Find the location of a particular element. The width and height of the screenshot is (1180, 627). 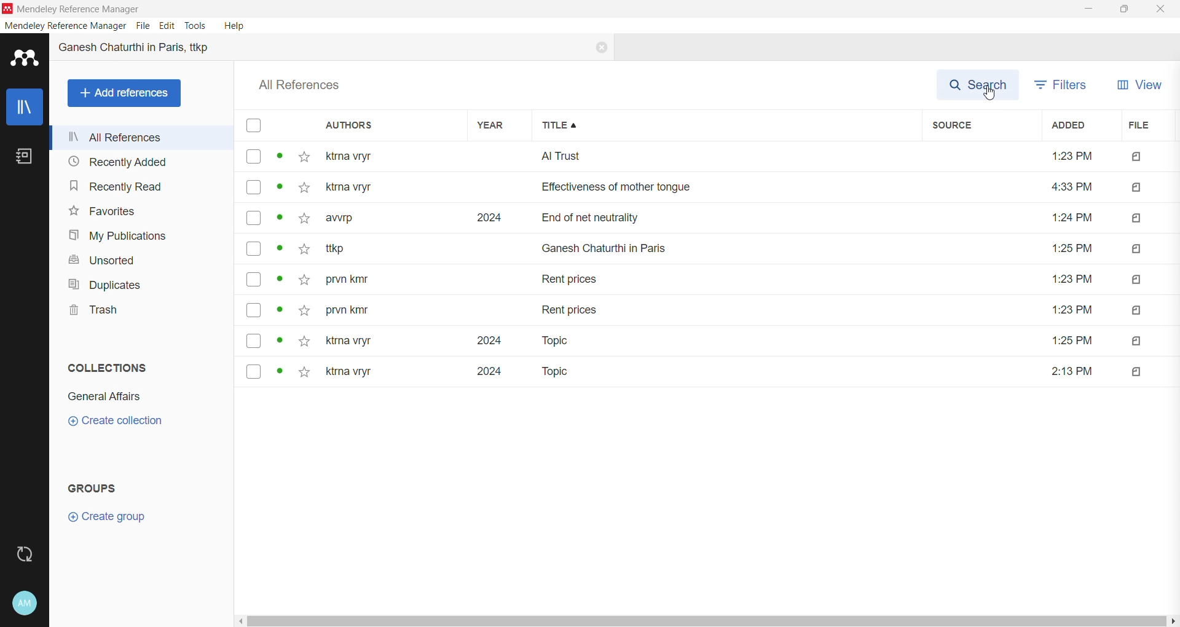

view status is located at coordinates (281, 280).